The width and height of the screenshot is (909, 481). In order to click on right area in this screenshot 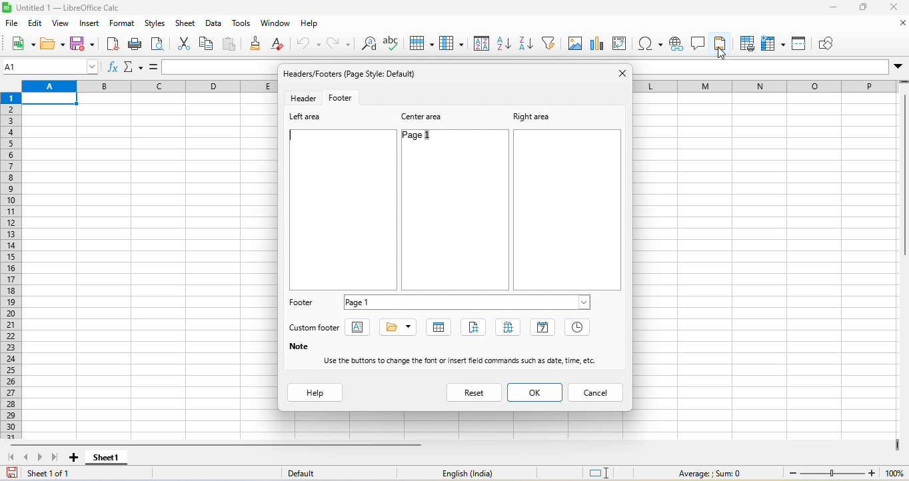, I will do `click(530, 116)`.